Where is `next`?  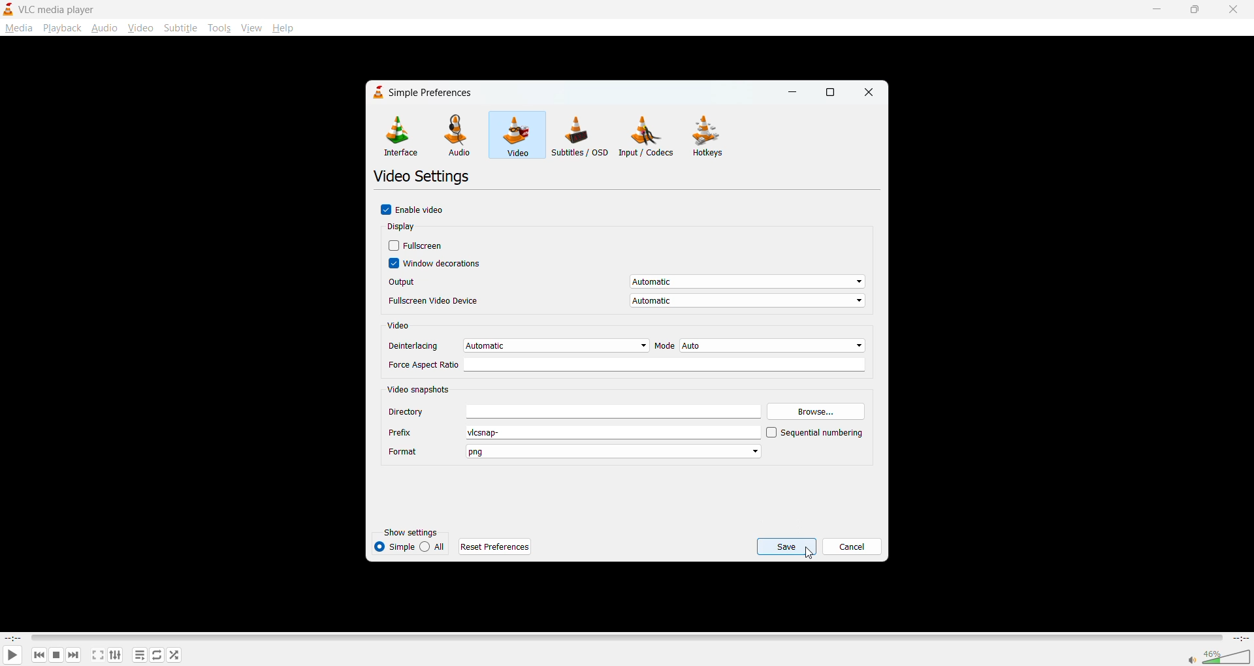 next is located at coordinates (71, 656).